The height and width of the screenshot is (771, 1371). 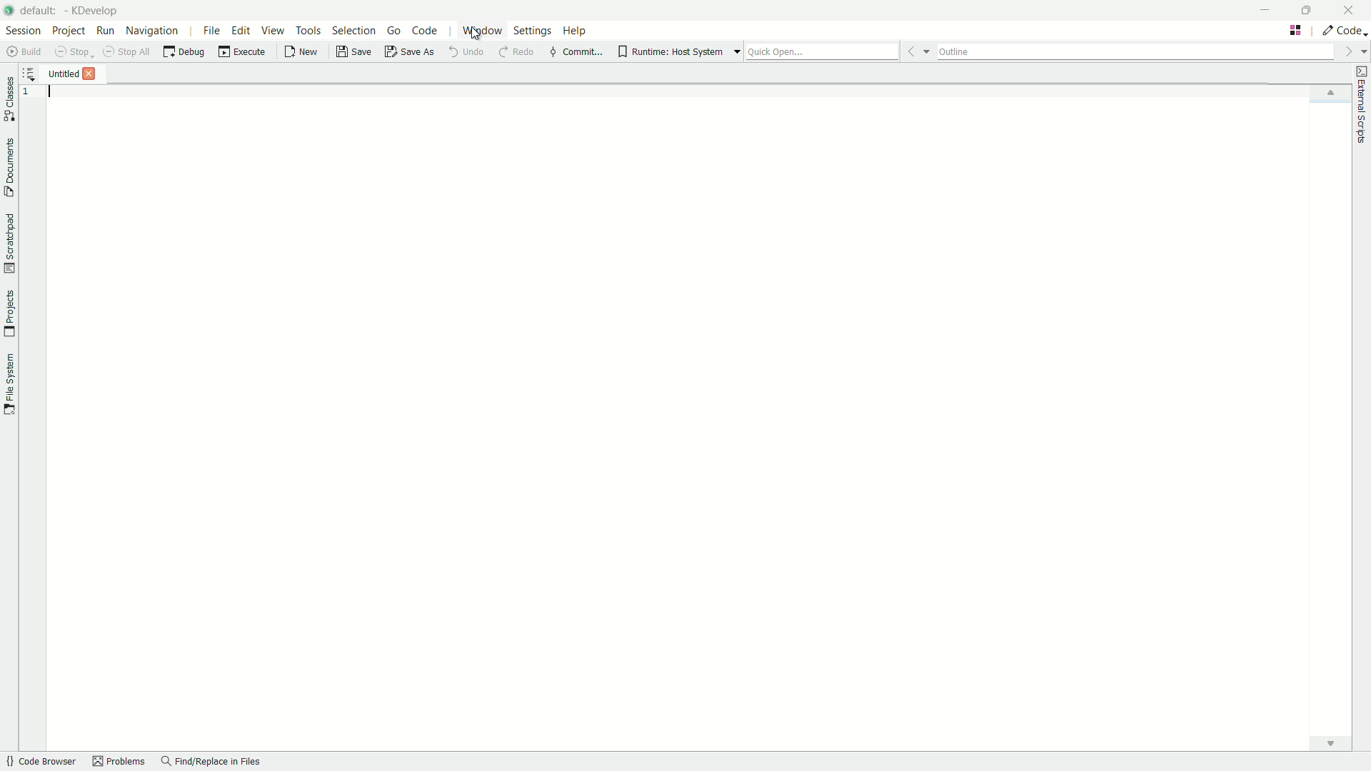 I want to click on file menu, so click(x=214, y=30).